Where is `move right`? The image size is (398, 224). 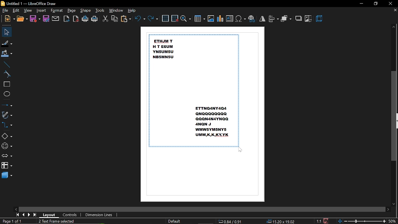
move right is located at coordinates (388, 209).